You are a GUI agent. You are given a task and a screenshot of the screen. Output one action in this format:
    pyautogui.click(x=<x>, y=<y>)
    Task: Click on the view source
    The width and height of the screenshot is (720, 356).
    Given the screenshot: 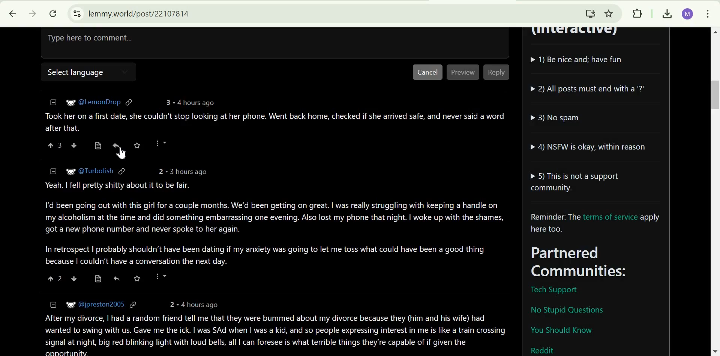 What is the action you would take?
    pyautogui.click(x=97, y=145)
    